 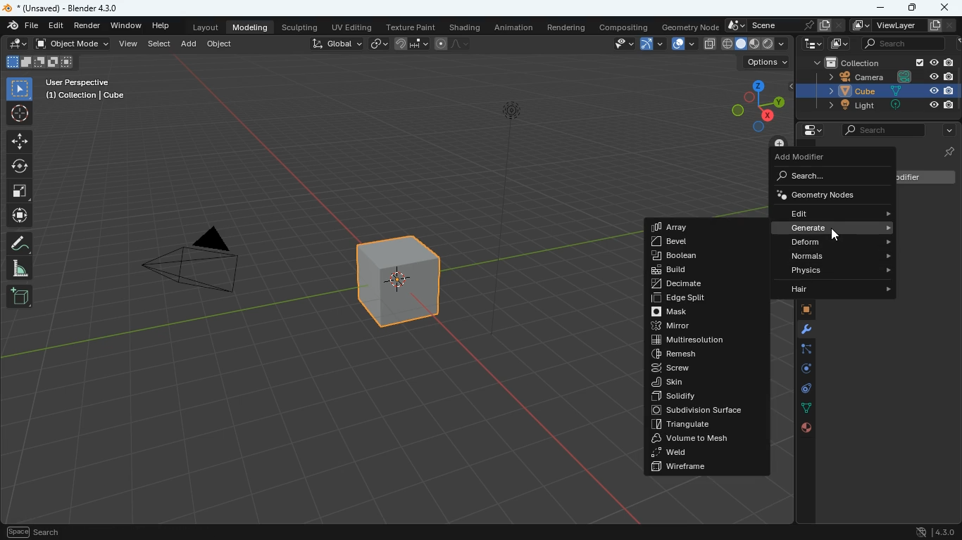 I want to click on overlap, so click(x=680, y=44).